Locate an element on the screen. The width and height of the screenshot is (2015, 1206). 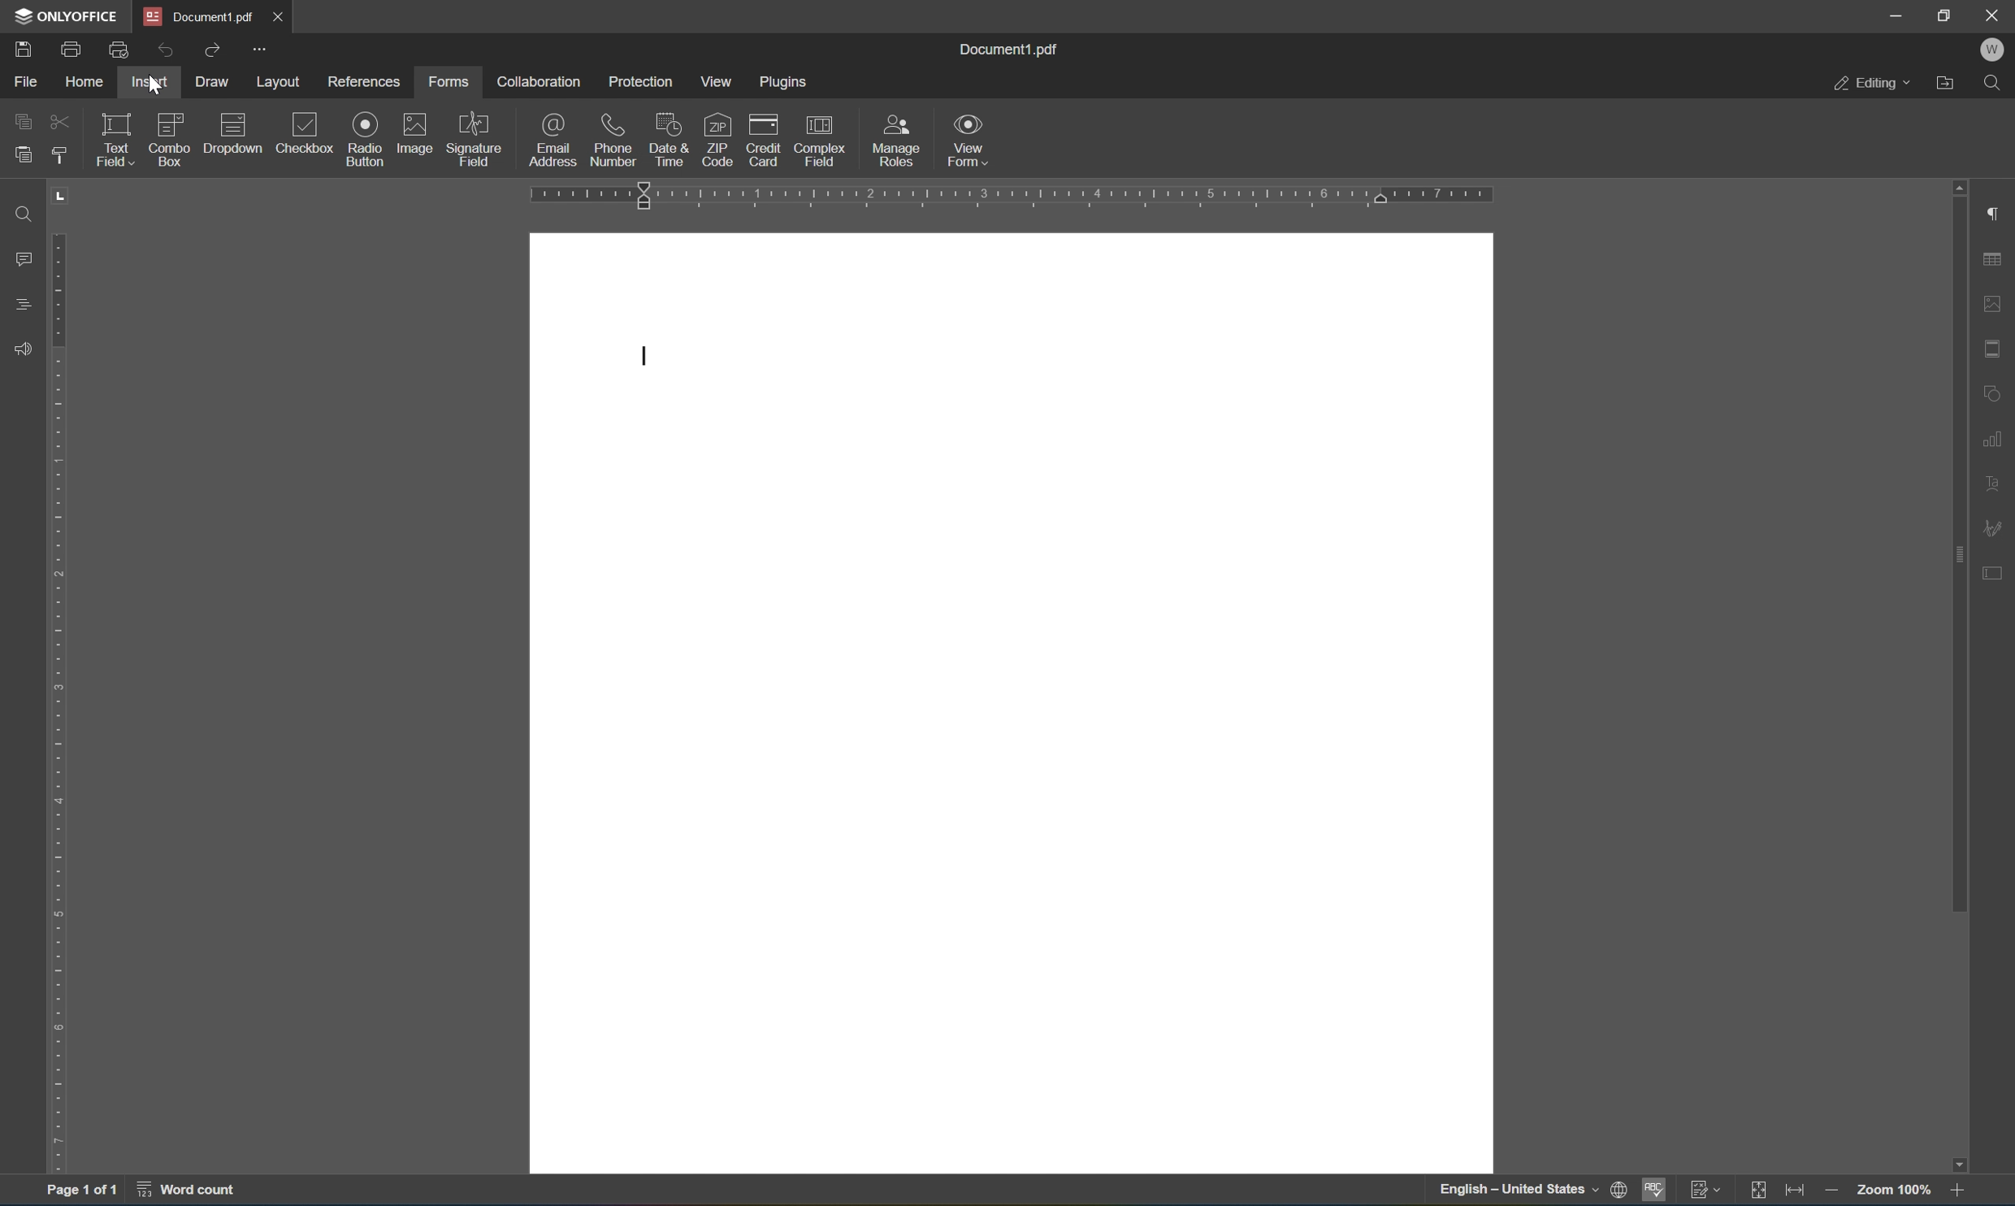
Image settings is located at coordinates (2000, 301).